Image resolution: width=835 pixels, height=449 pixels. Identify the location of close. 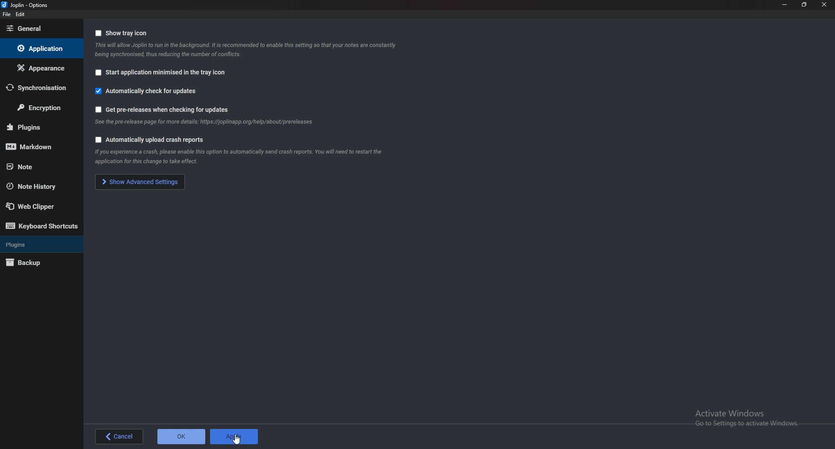
(824, 4).